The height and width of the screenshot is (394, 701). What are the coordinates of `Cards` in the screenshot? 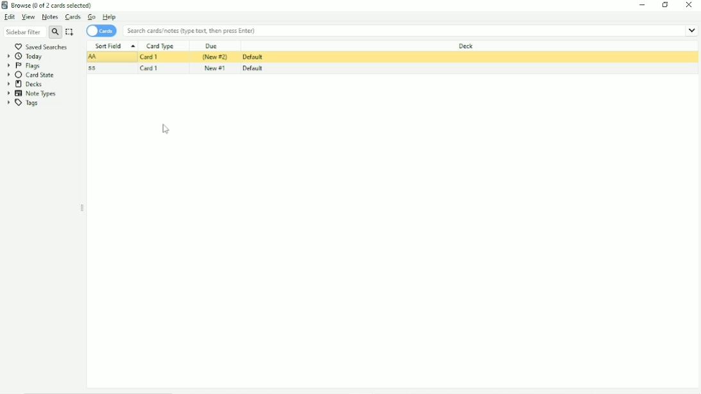 It's located at (101, 31).